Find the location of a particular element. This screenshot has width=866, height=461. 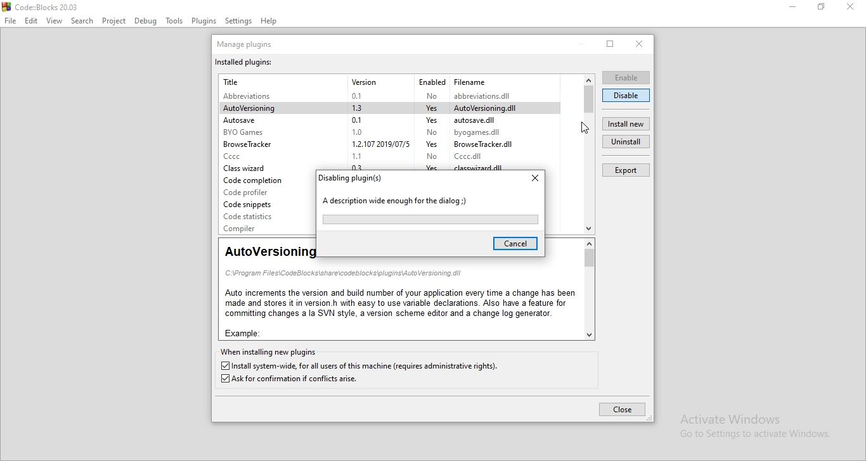

Compiler  is located at coordinates (257, 228).